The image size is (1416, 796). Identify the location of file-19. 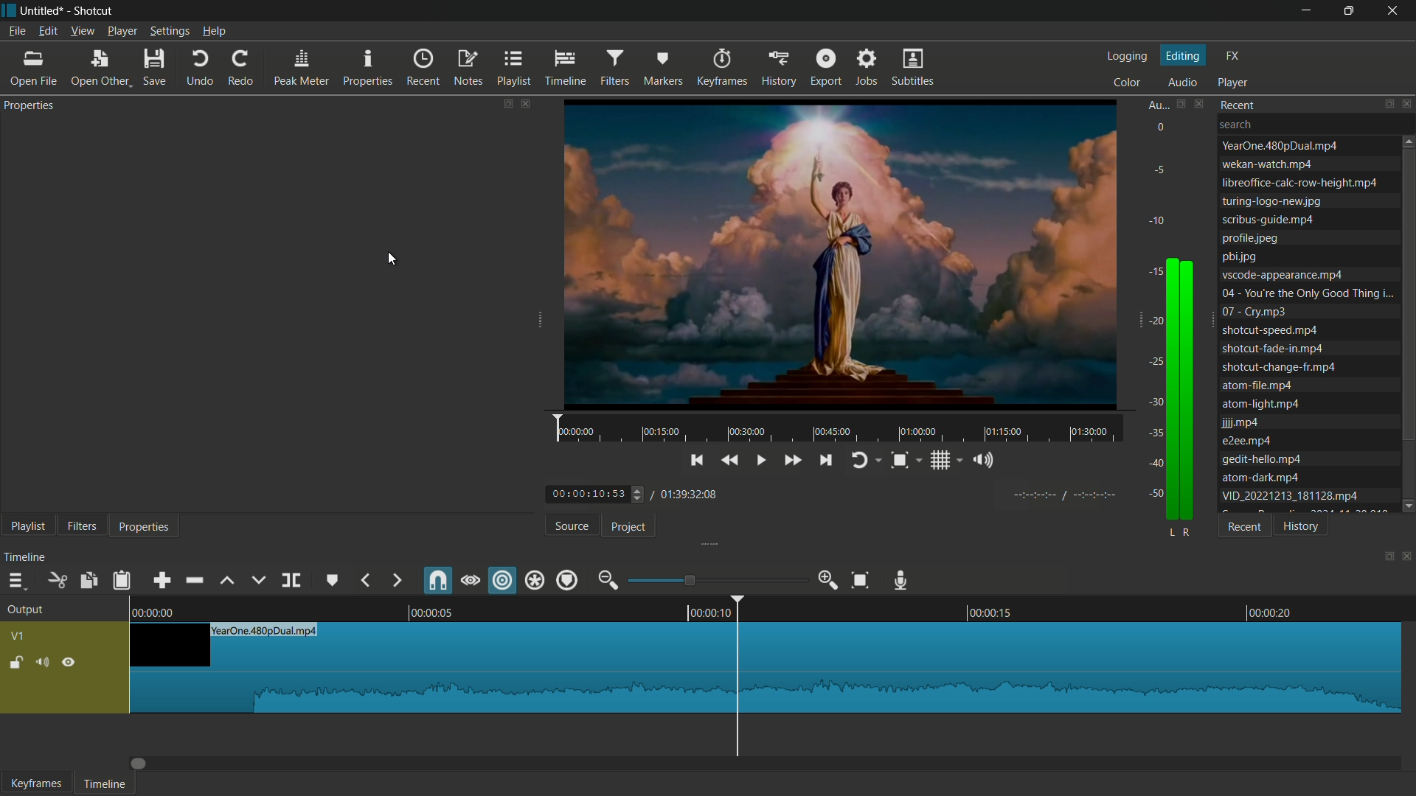
(1260, 478).